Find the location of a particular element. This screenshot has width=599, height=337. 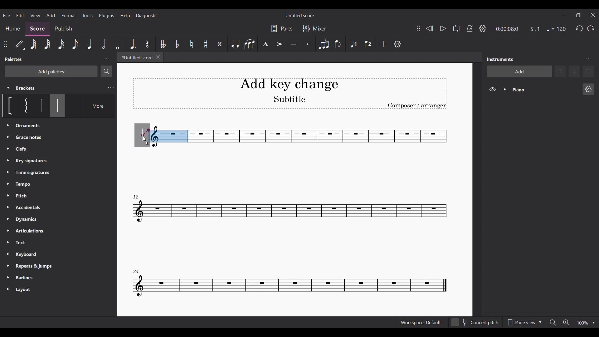

Voice 1 is located at coordinates (353, 44).